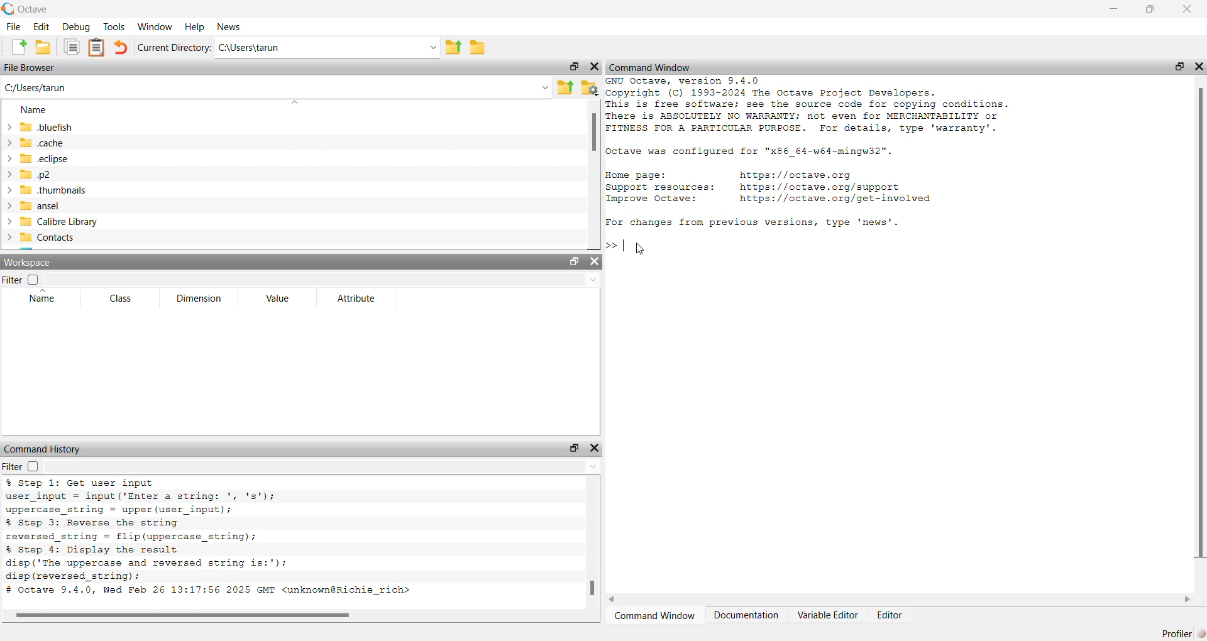 The image size is (1207, 641). I want to click on paste, so click(97, 48).